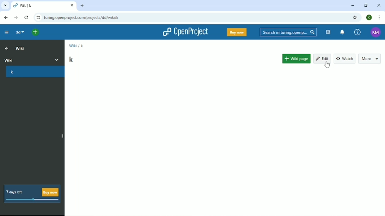 The height and width of the screenshot is (216, 385). I want to click on close, so click(70, 5).